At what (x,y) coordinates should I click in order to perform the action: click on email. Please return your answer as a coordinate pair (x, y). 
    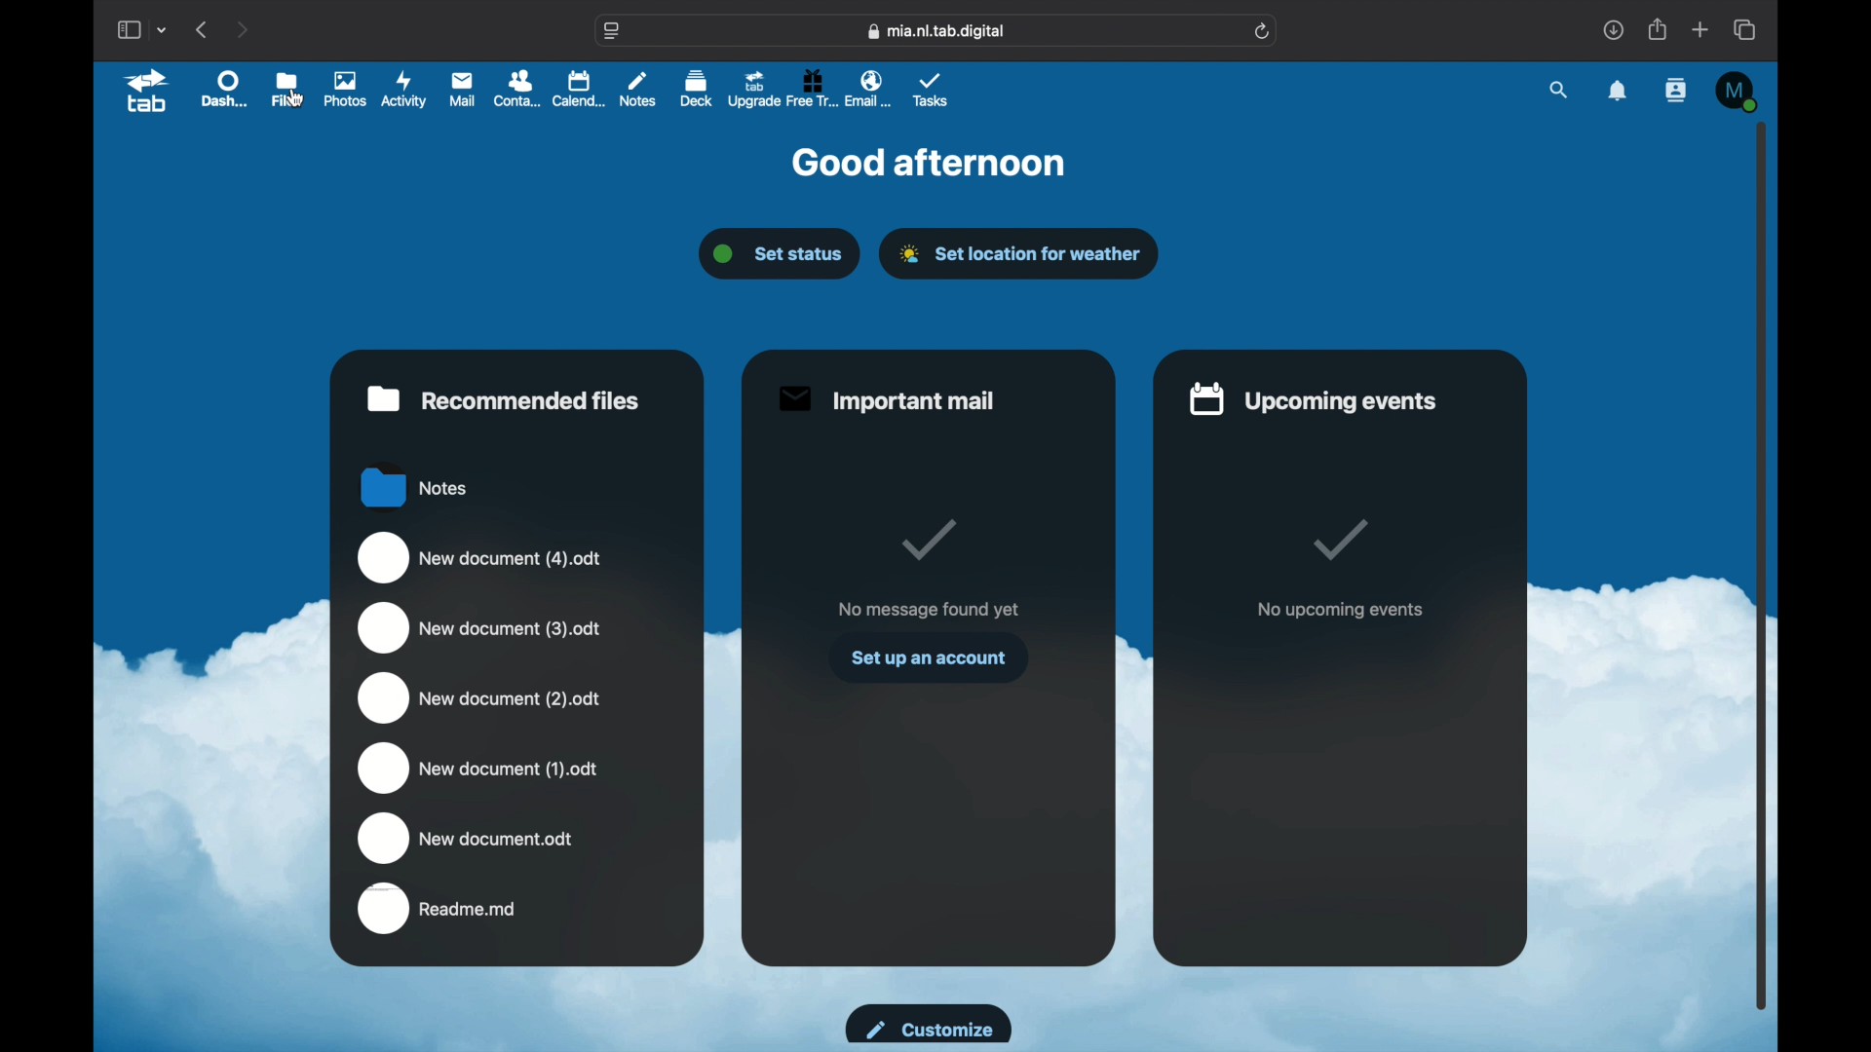
    Looking at the image, I should click on (872, 90).